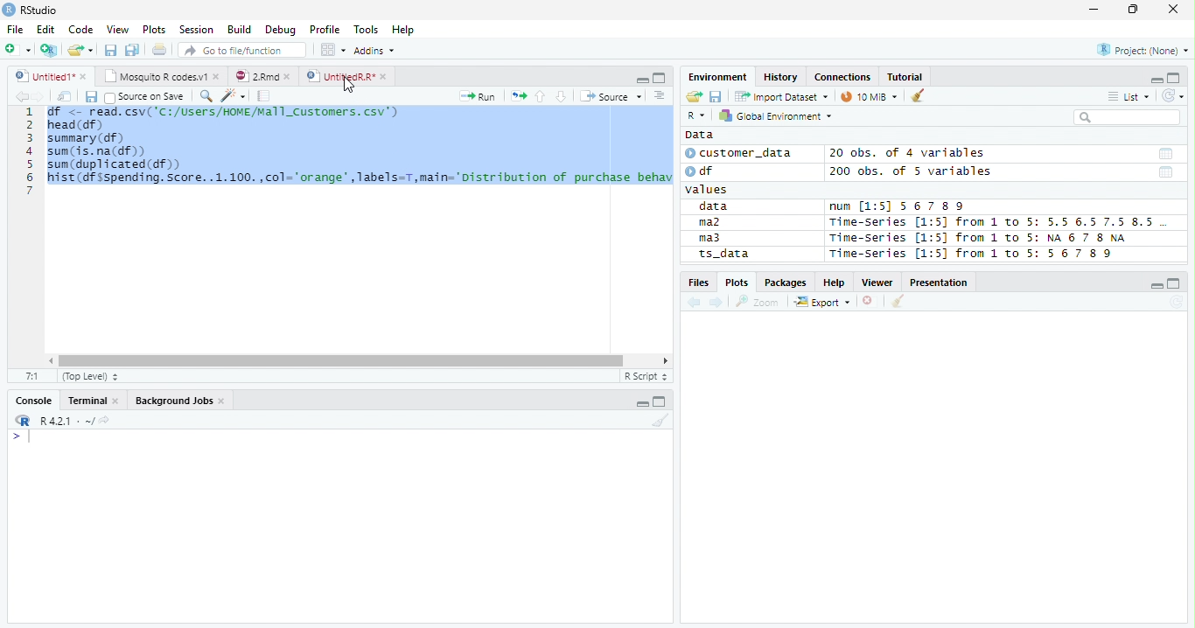  Describe the element at coordinates (32, 376) in the screenshot. I see `1:1` at that location.